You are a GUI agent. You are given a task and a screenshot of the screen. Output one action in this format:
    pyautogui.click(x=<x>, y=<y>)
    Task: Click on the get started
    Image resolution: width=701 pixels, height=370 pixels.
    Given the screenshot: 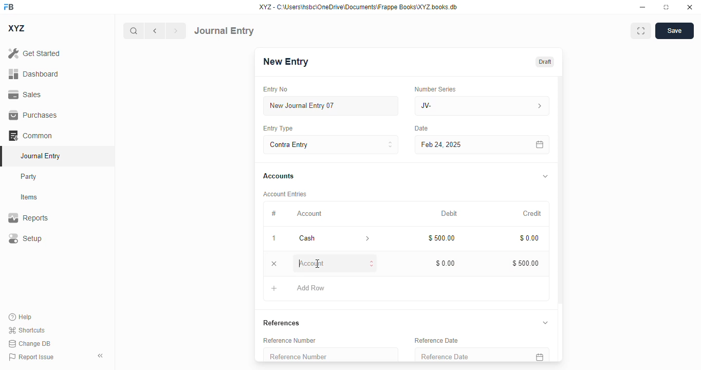 What is the action you would take?
    pyautogui.click(x=34, y=53)
    